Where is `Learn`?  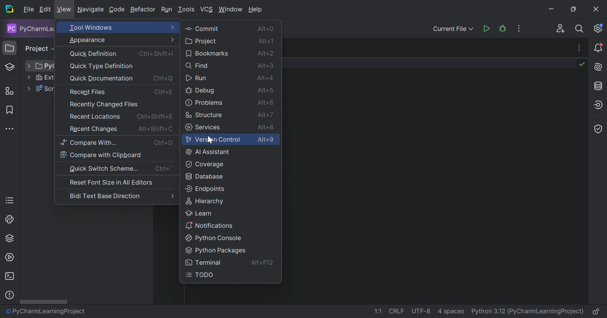
Learn is located at coordinates (13, 67).